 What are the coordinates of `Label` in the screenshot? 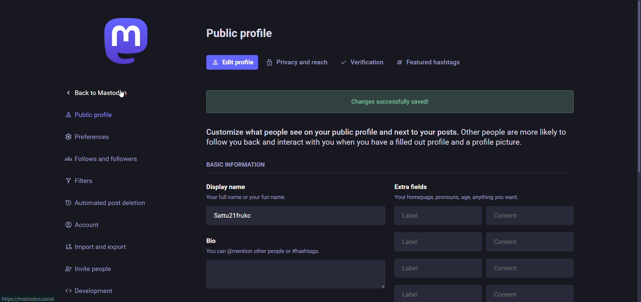 It's located at (438, 217).